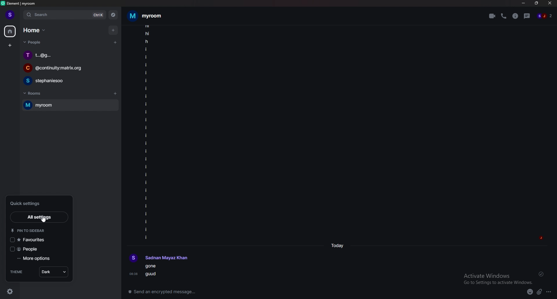 Image resolution: width=557 pixels, height=299 pixels. I want to click on more options, so click(550, 292).